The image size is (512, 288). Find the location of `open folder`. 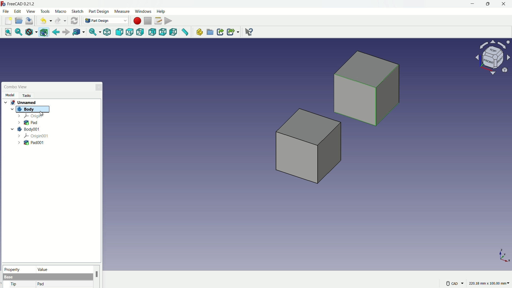

open folder is located at coordinates (19, 21).